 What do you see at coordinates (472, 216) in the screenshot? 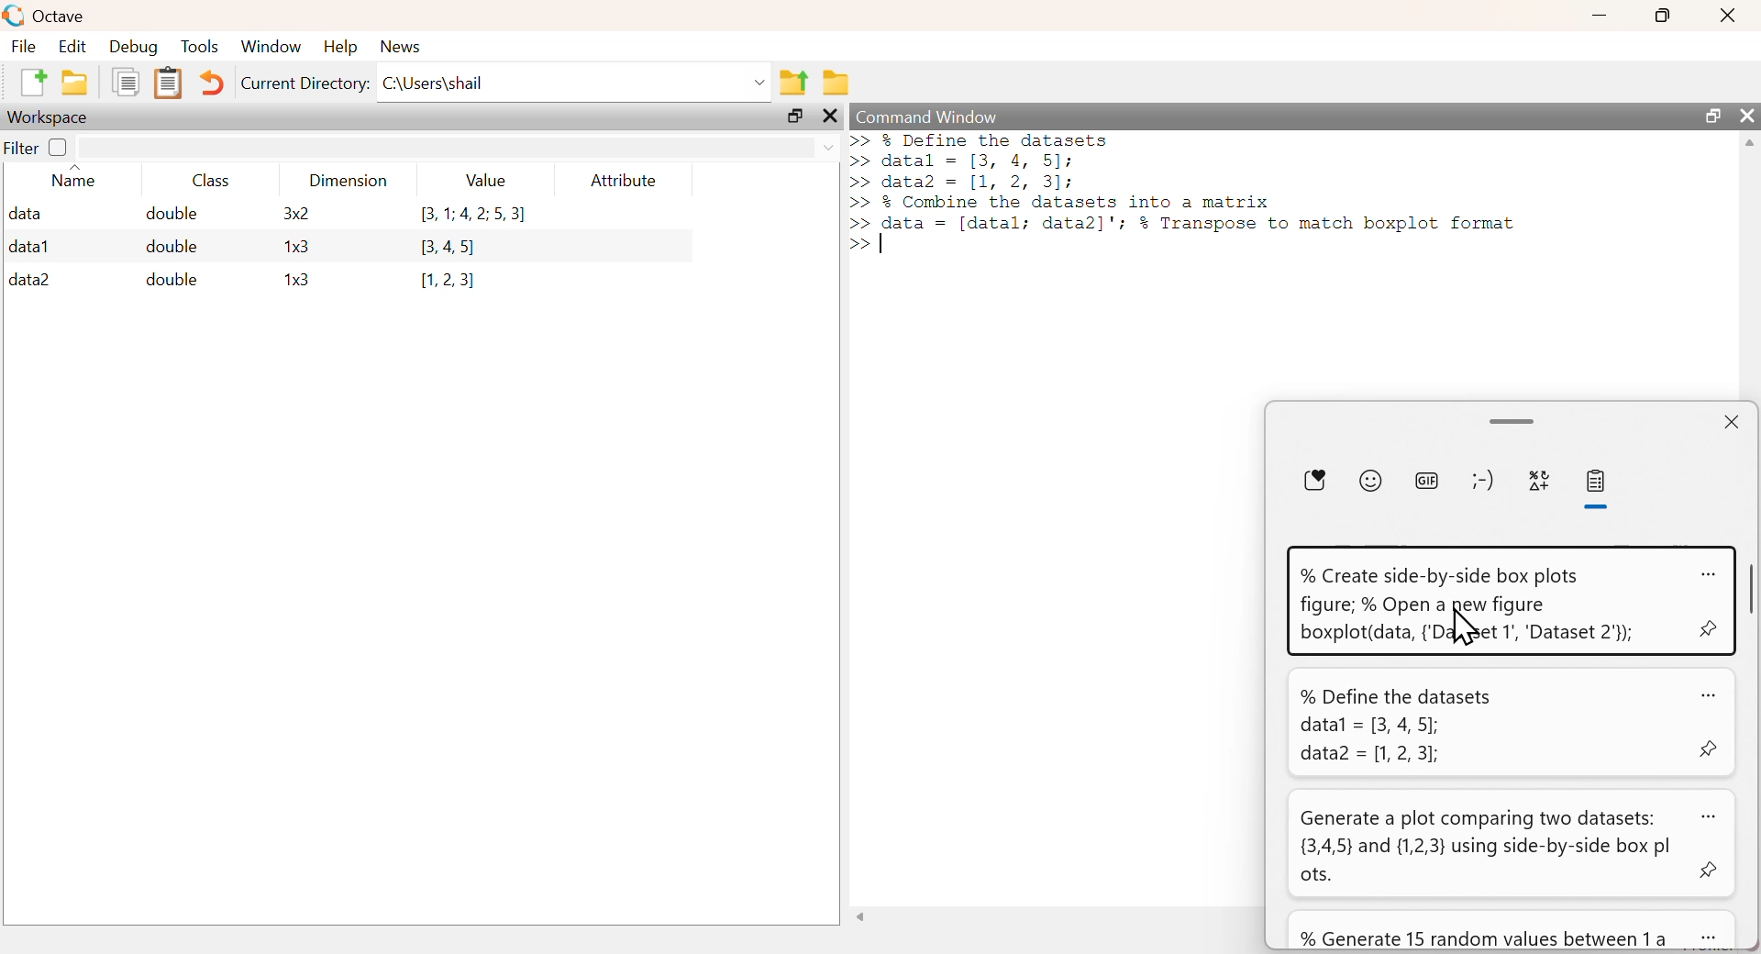
I see `[3.1:4,2:5,3]` at bounding box center [472, 216].